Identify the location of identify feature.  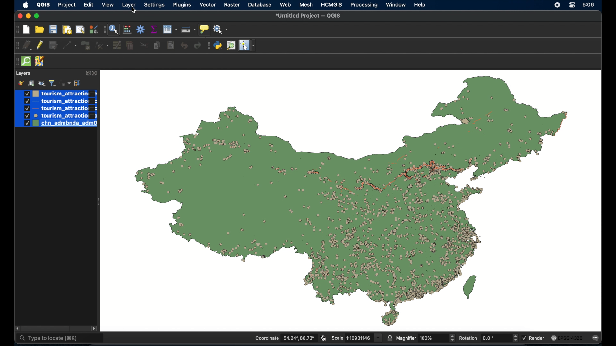
(114, 29).